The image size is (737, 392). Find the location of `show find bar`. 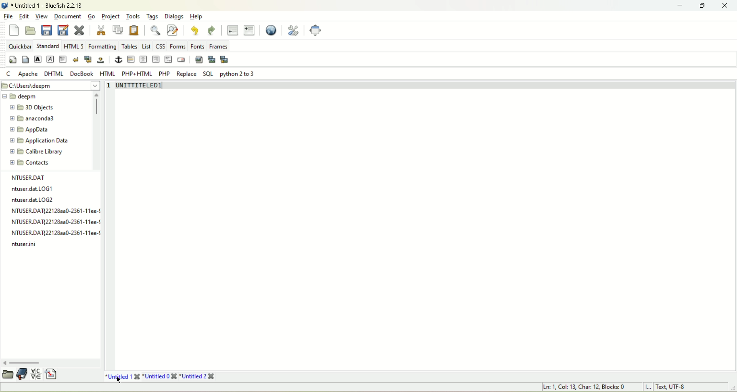

show find bar is located at coordinates (154, 30).